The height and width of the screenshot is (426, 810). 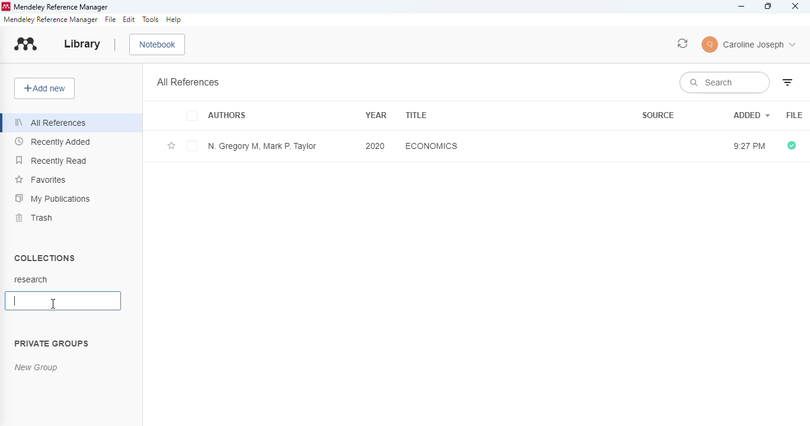 What do you see at coordinates (724, 82) in the screenshot?
I see `search` at bounding box center [724, 82].